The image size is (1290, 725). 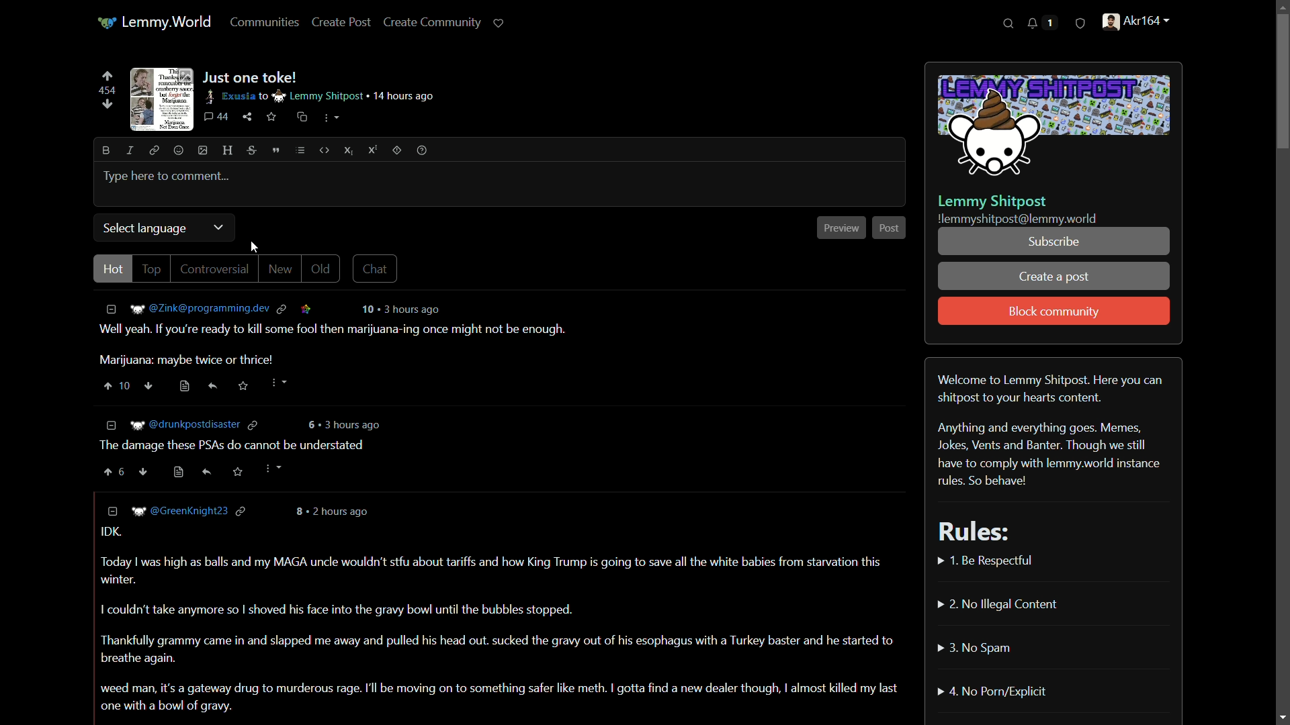 What do you see at coordinates (374, 270) in the screenshot?
I see `chat` at bounding box center [374, 270].